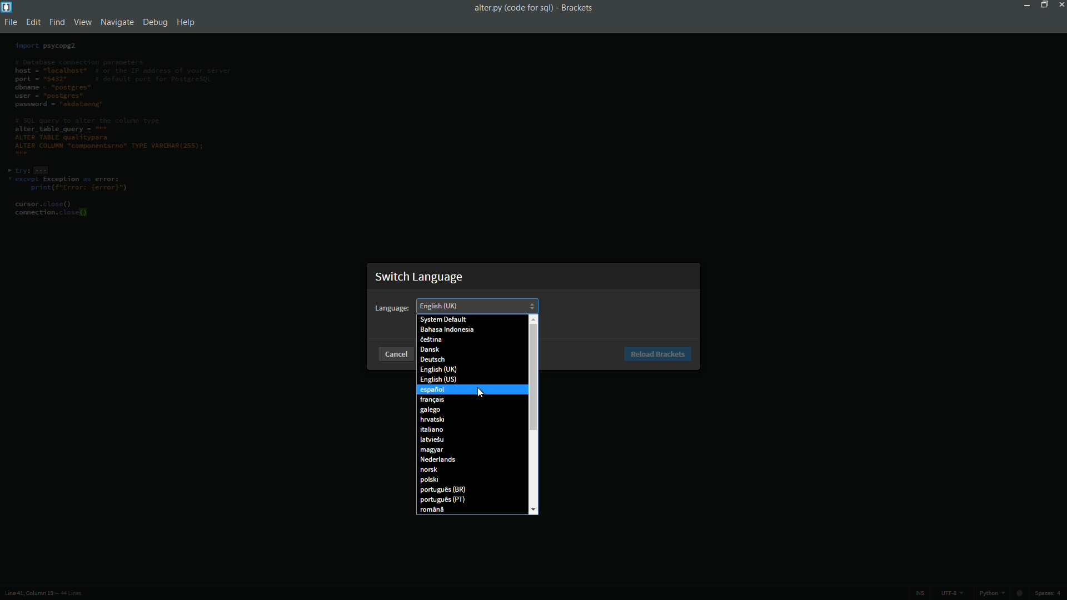 This screenshot has width=1067, height=600. Describe the element at coordinates (473, 469) in the screenshot. I see `norsk` at that location.